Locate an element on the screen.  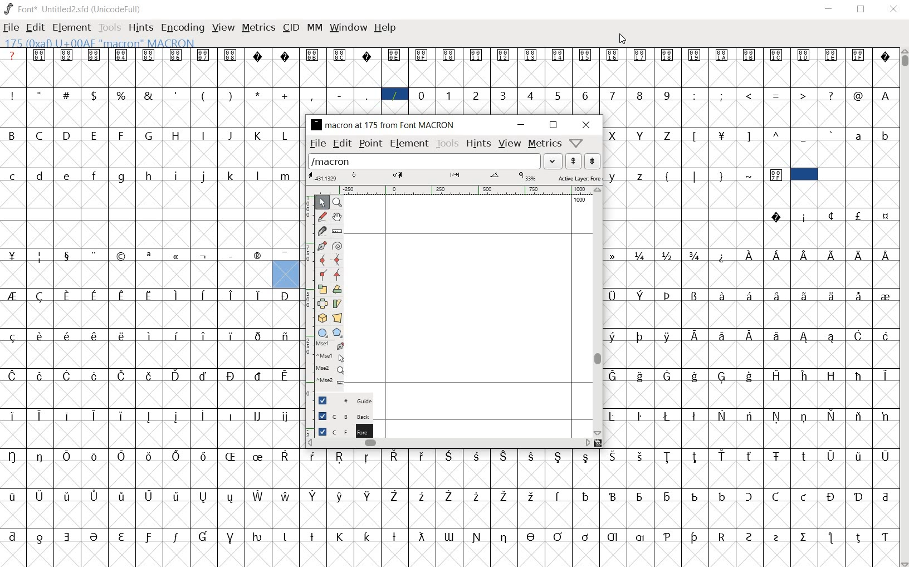
6 is located at coordinates (586, 95).